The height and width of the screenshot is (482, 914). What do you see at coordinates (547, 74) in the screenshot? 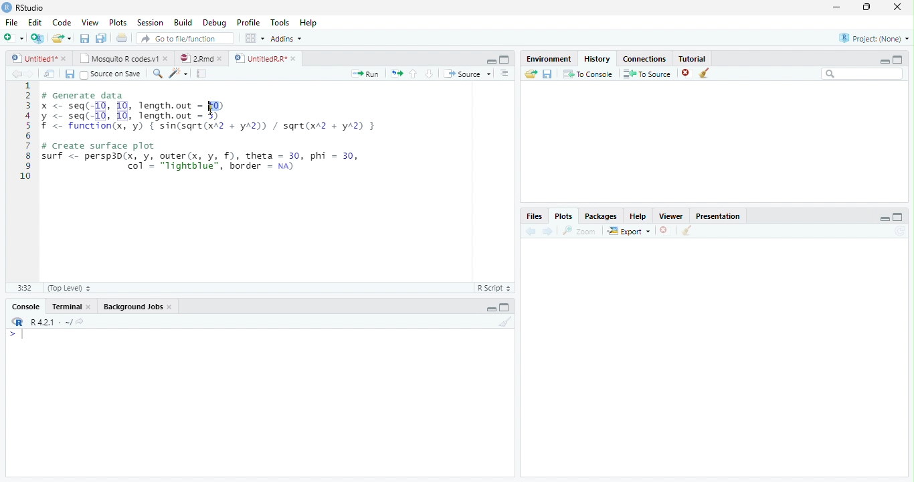
I see `Save history into a file` at bounding box center [547, 74].